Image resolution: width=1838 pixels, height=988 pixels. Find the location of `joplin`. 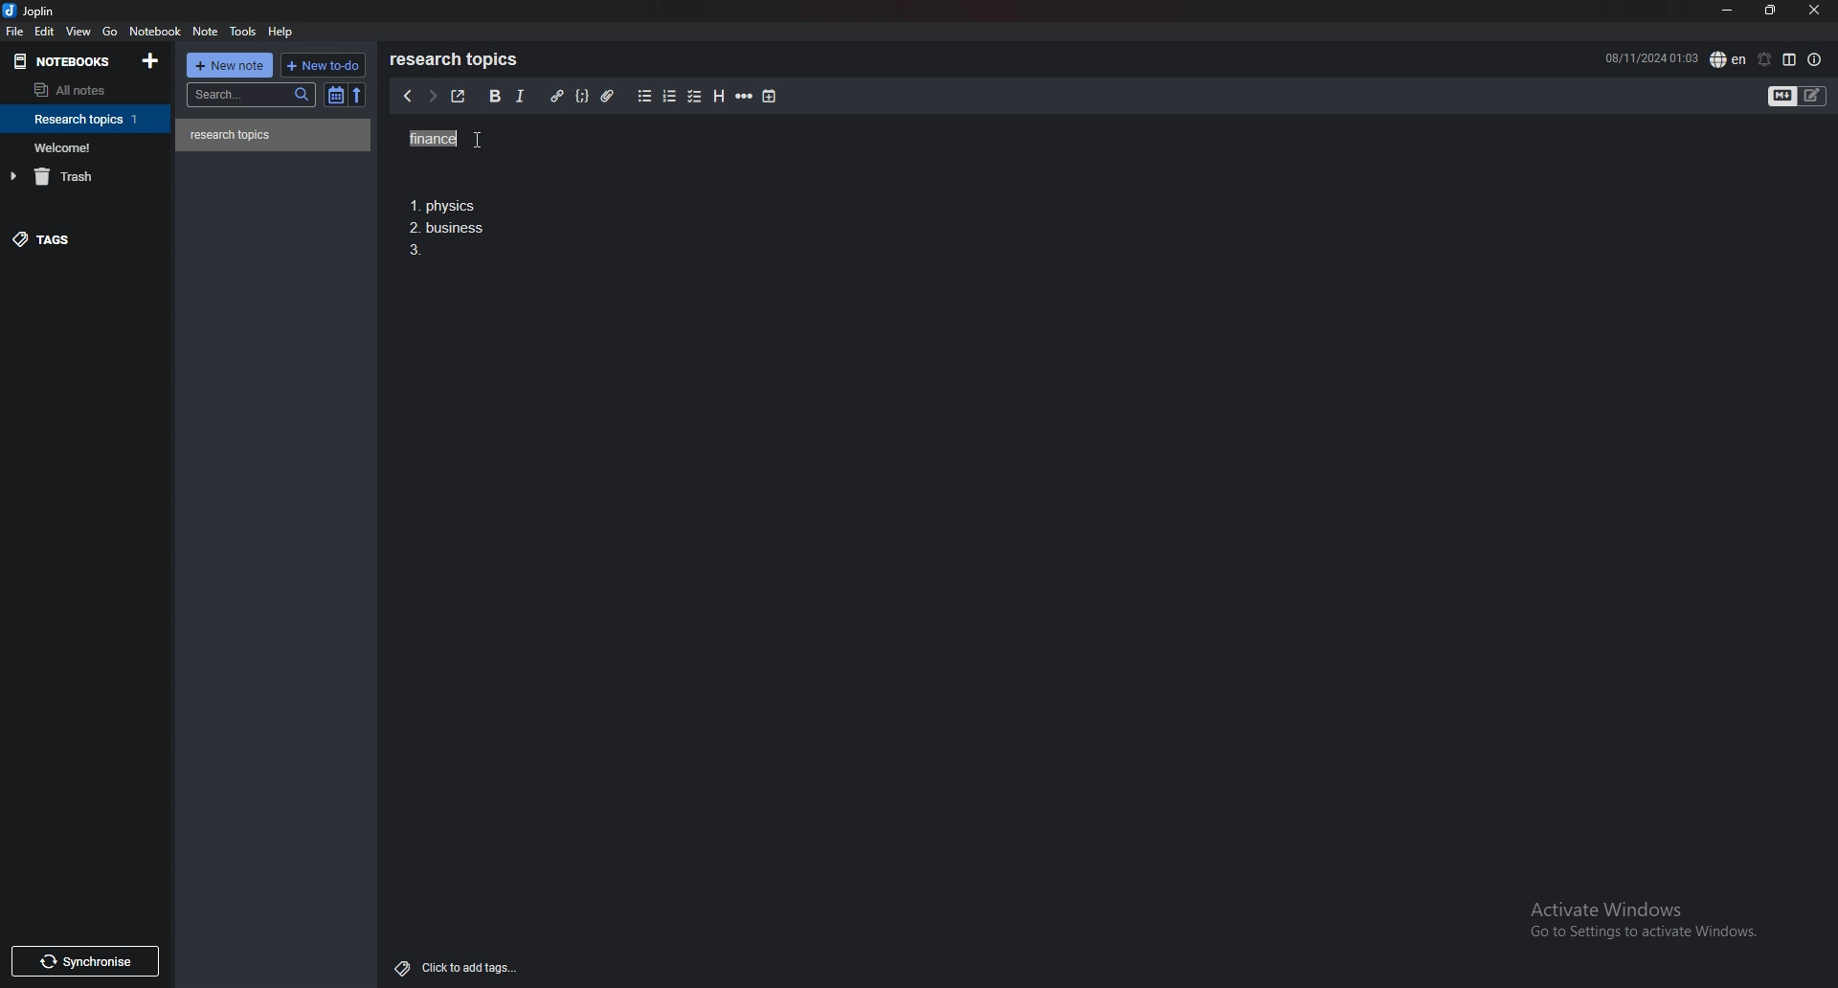

joplin is located at coordinates (31, 12).